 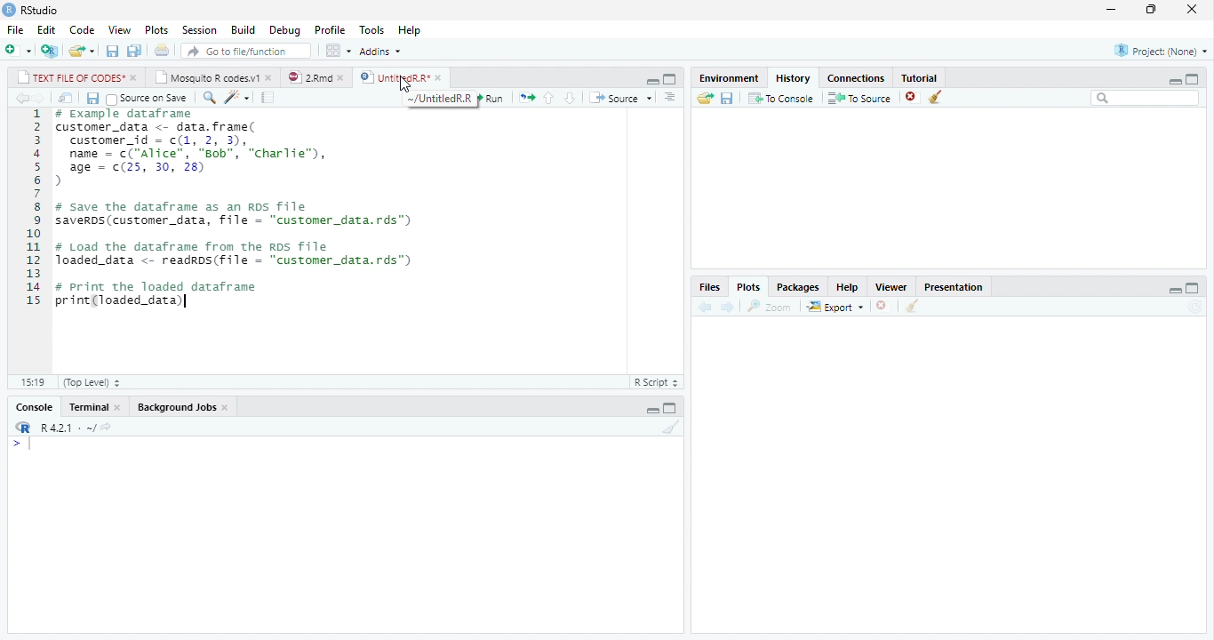 I want to click on Help, so click(x=411, y=30).